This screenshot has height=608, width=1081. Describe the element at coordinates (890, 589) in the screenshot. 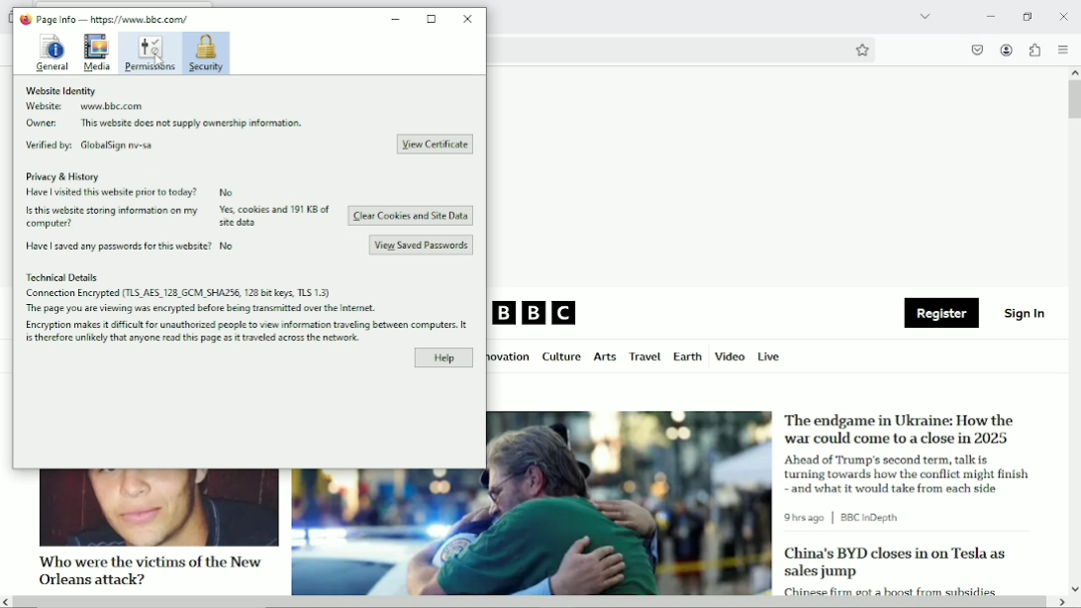

I see `Chinese firm got a boost from subsides` at that location.